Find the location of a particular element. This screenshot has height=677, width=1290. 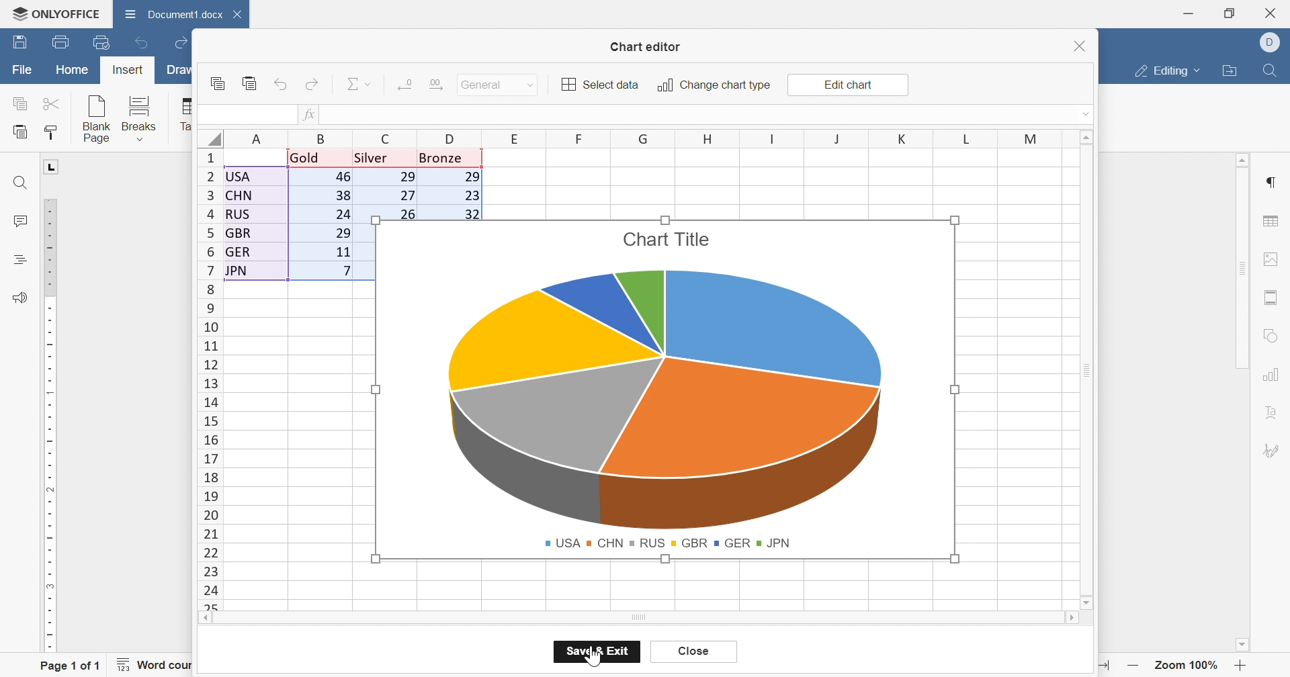

Scroll up is located at coordinates (1244, 159).